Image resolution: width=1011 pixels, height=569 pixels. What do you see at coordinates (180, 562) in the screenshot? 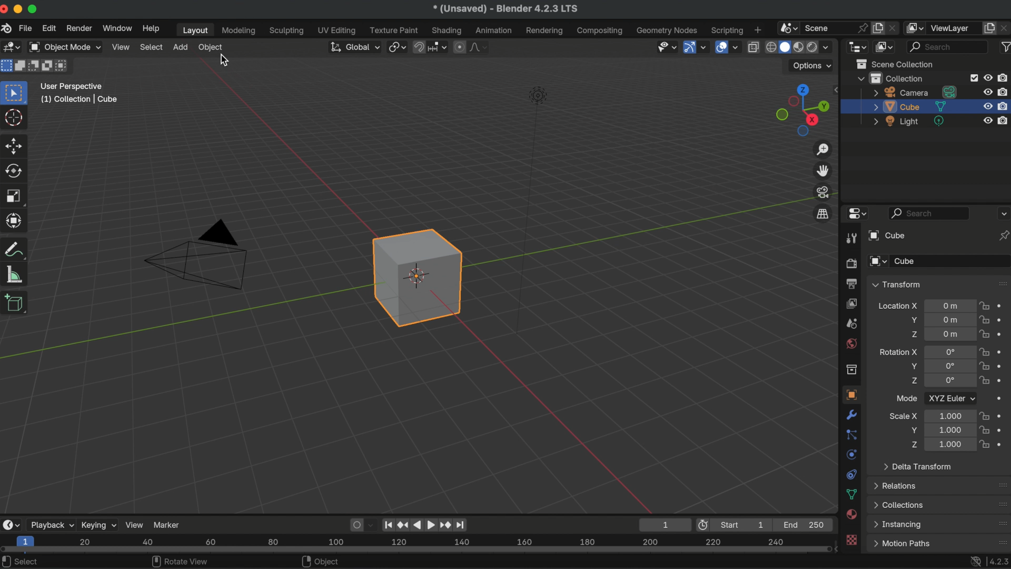
I see `rotate view` at bounding box center [180, 562].